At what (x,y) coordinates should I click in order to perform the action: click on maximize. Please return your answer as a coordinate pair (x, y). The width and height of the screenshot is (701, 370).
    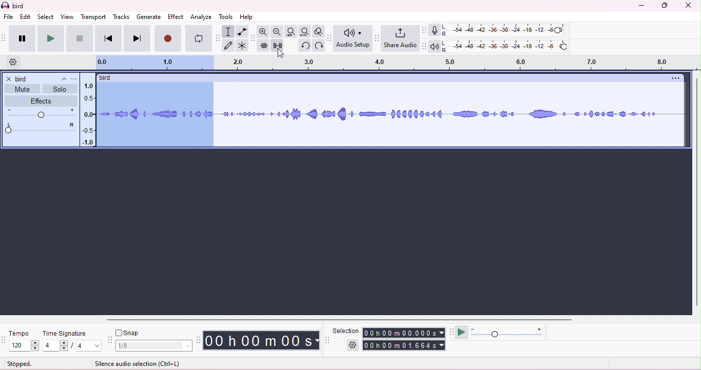
    Looking at the image, I should click on (664, 6).